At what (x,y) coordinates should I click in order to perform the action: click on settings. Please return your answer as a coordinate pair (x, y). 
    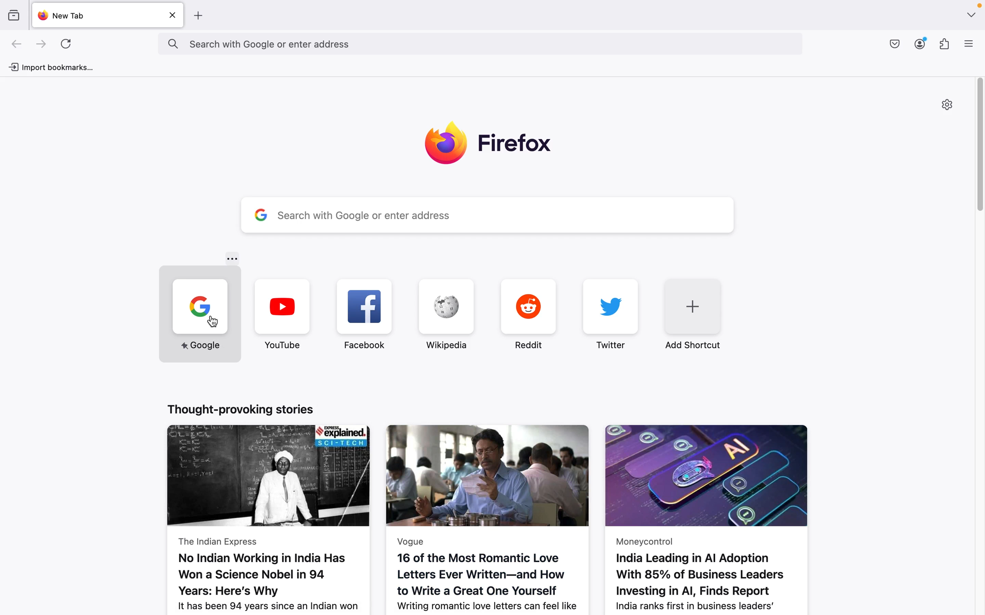
    Looking at the image, I should click on (950, 108).